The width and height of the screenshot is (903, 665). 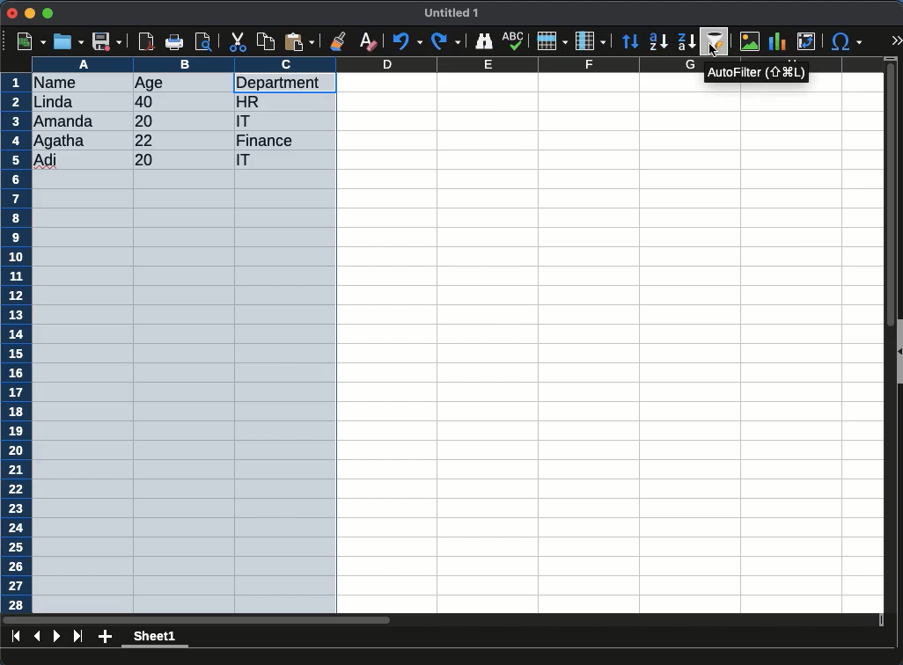 What do you see at coordinates (39, 635) in the screenshot?
I see `previous sheet` at bounding box center [39, 635].